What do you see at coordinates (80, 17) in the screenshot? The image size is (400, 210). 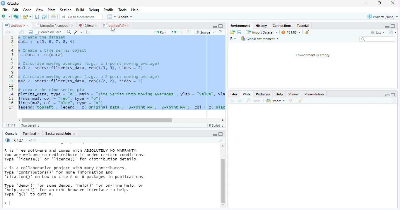 I see `Go to file/function` at bounding box center [80, 17].